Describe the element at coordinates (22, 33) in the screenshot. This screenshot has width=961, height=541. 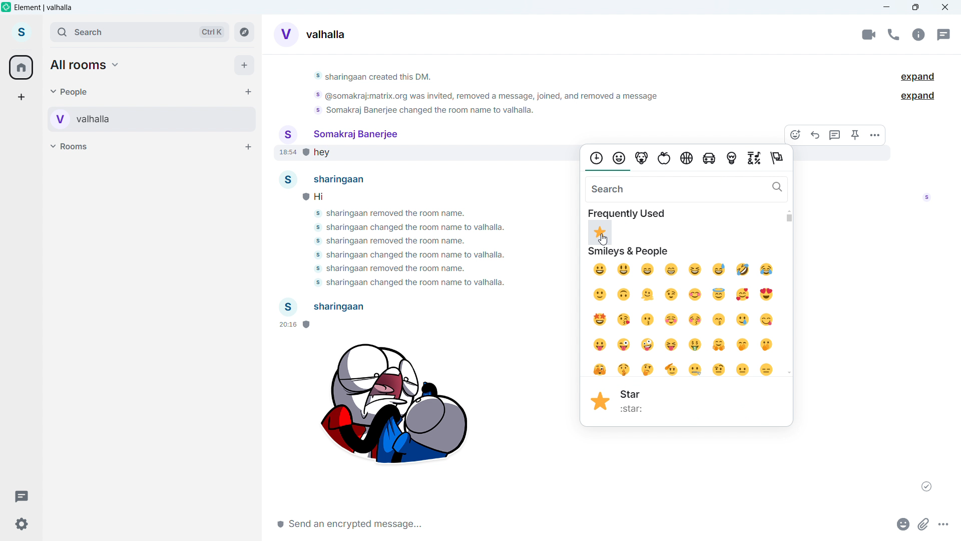
I see `account` at that location.